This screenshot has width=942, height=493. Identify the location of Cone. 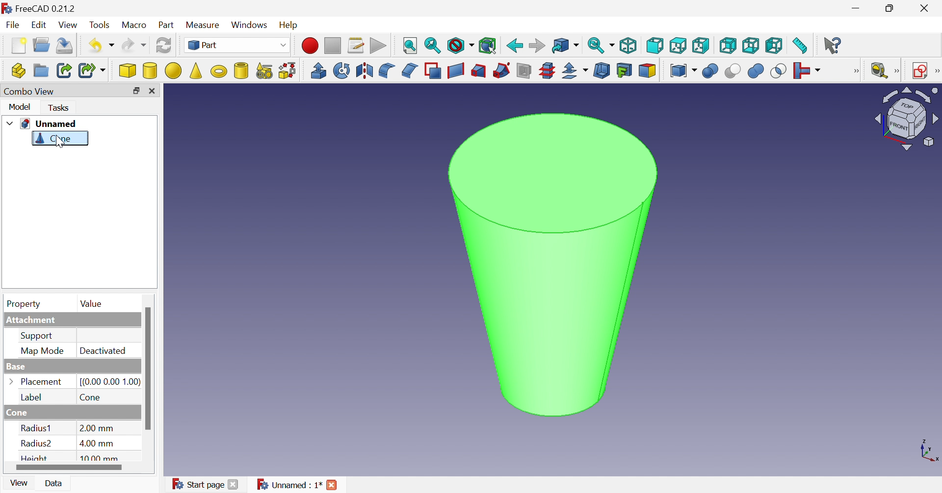
(90, 396).